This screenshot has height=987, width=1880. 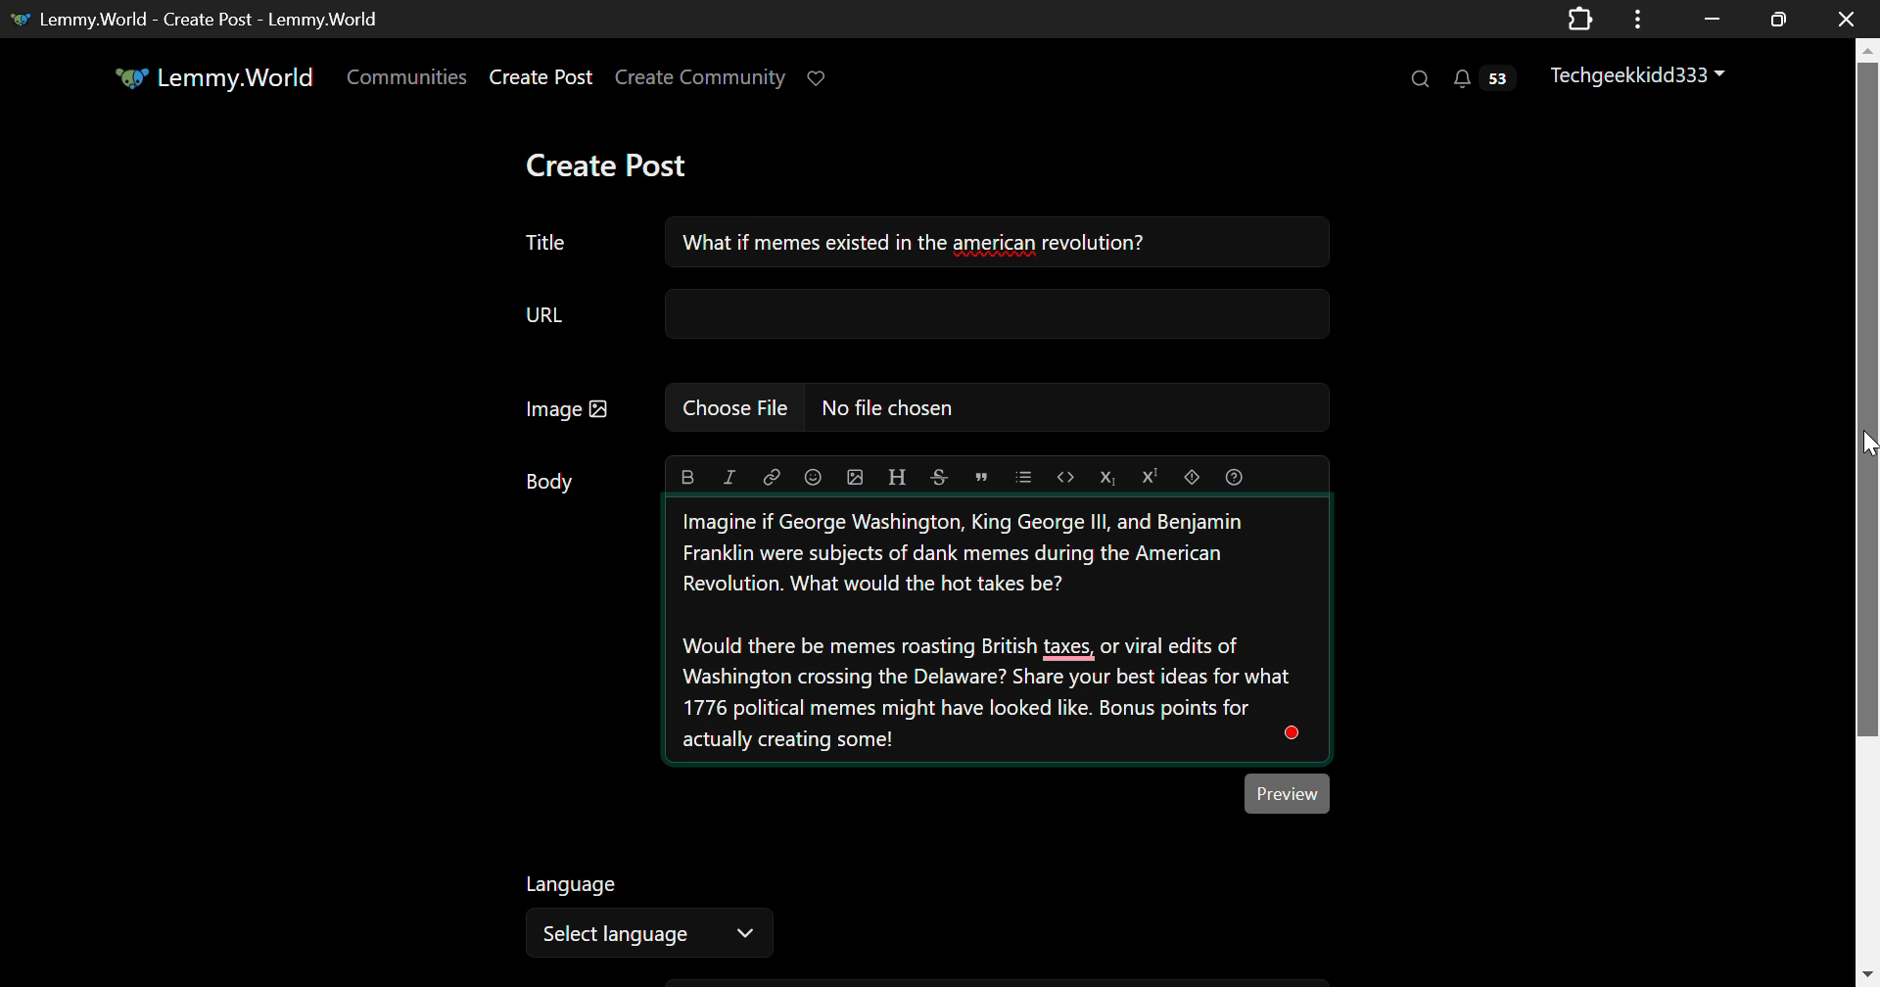 I want to click on Italic, so click(x=728, y=475).